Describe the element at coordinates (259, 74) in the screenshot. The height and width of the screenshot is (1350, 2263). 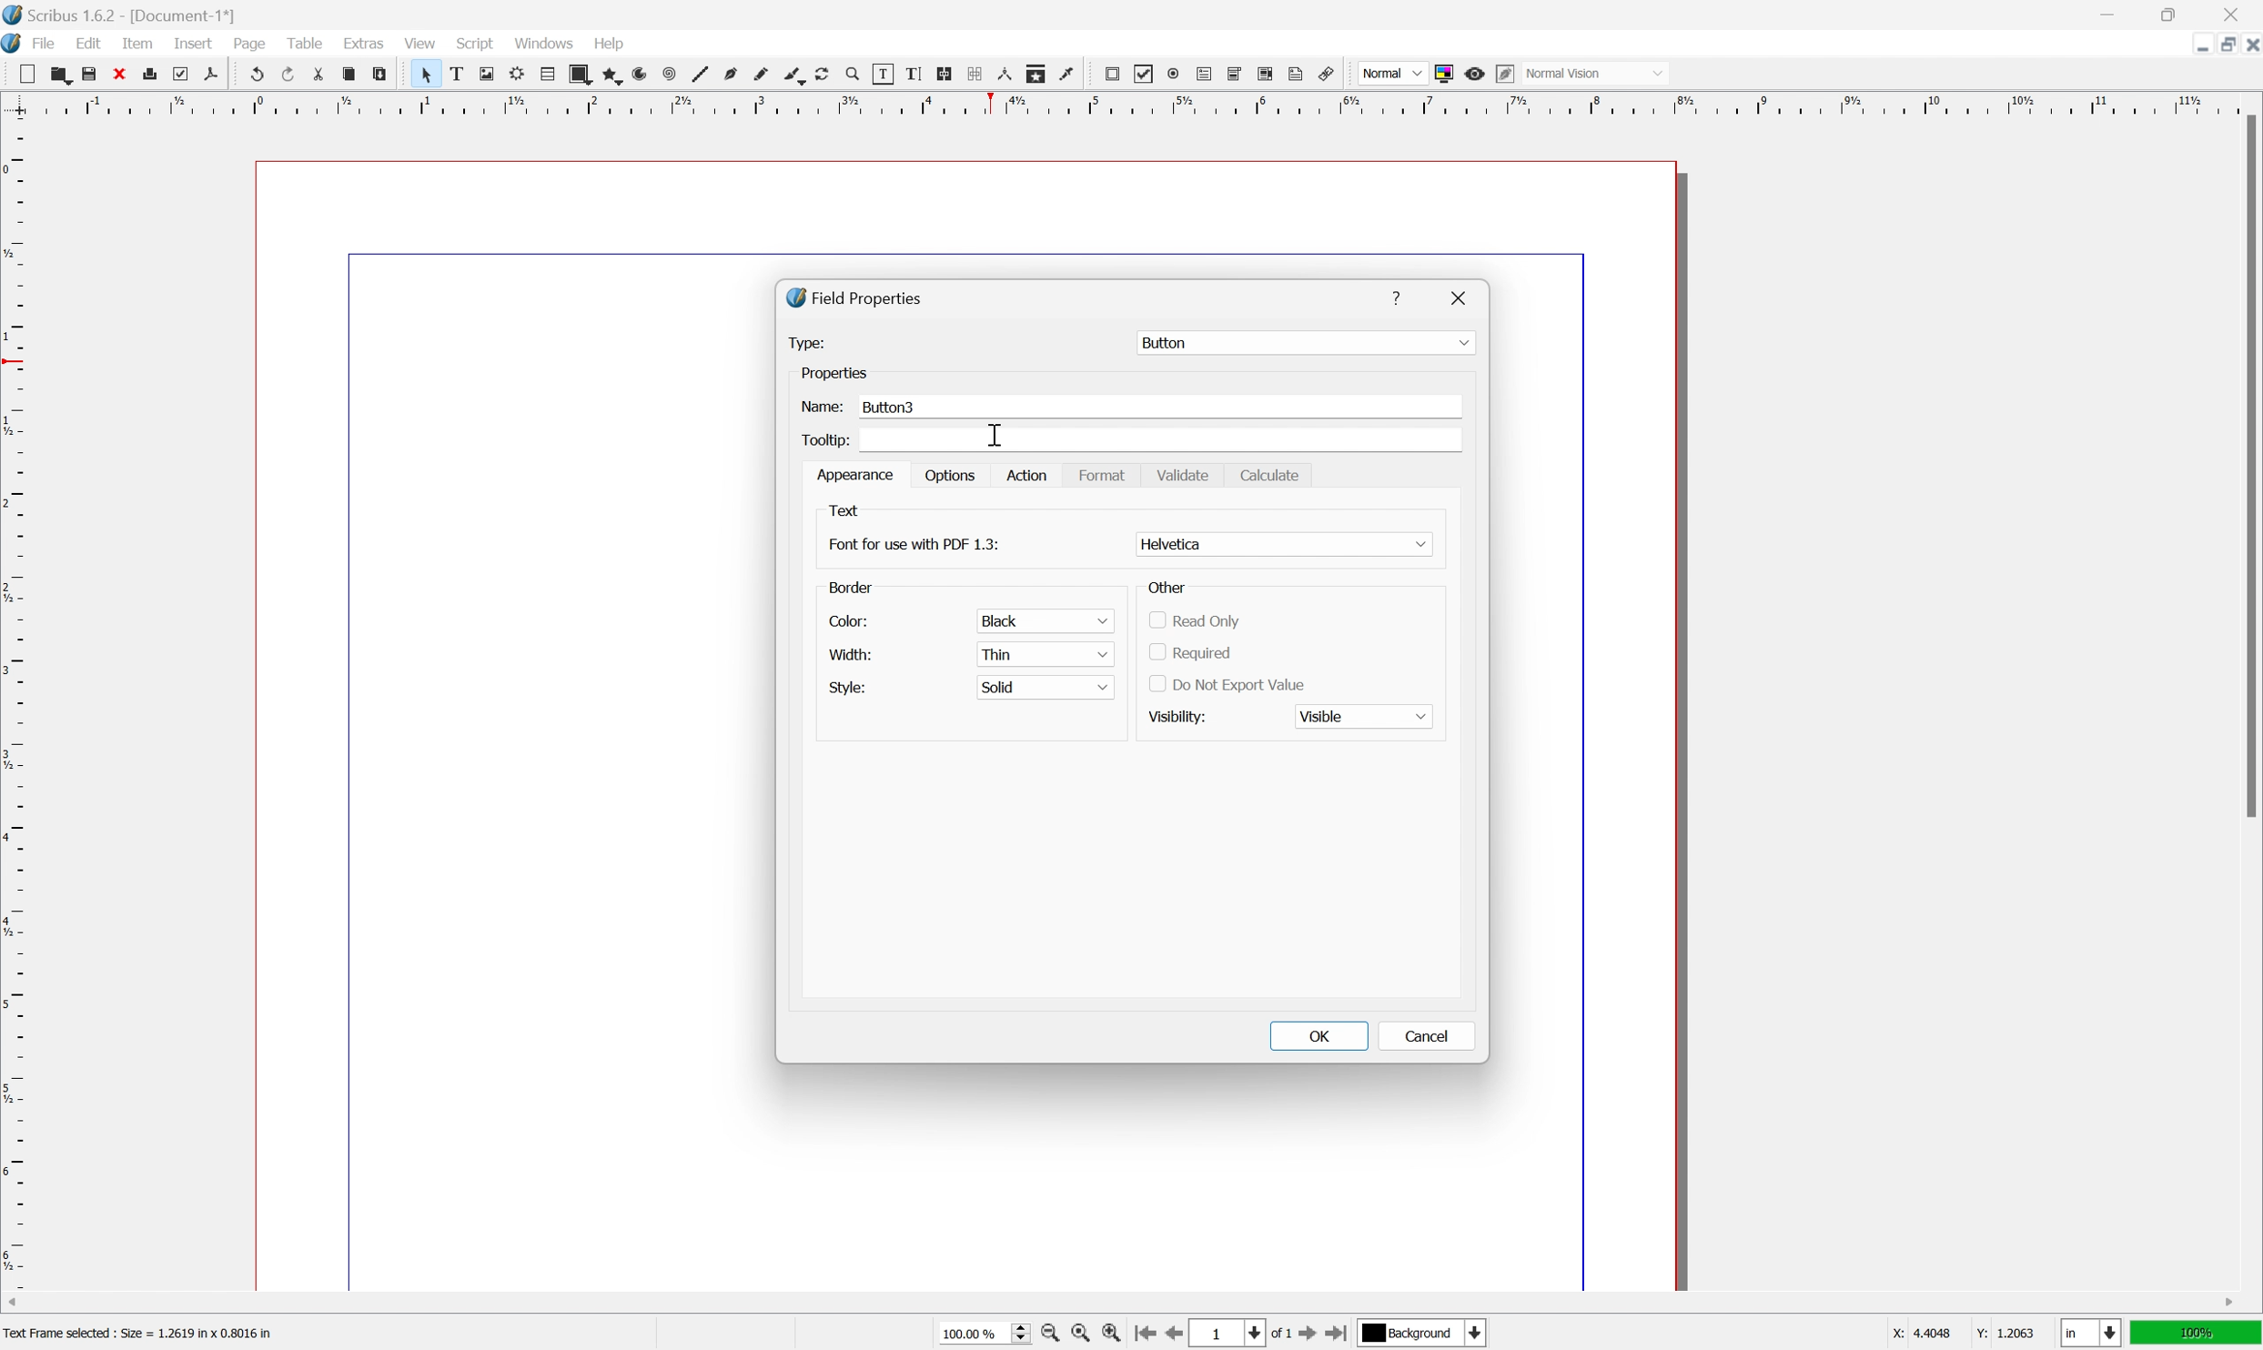
I see `undo` at that location.